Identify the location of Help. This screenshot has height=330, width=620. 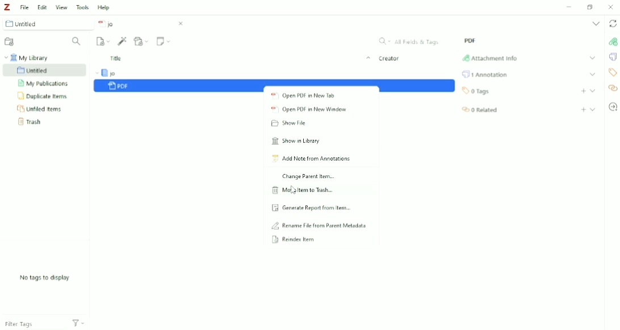
(105, 7).